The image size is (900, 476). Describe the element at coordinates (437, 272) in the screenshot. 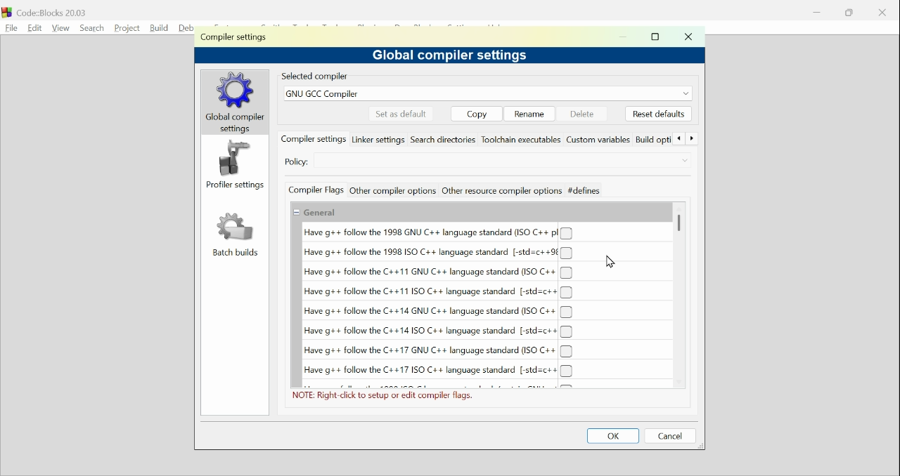

I see `(un)check Have g++follow the C++11 GNU C++ language standard (ISO C++` at that location.